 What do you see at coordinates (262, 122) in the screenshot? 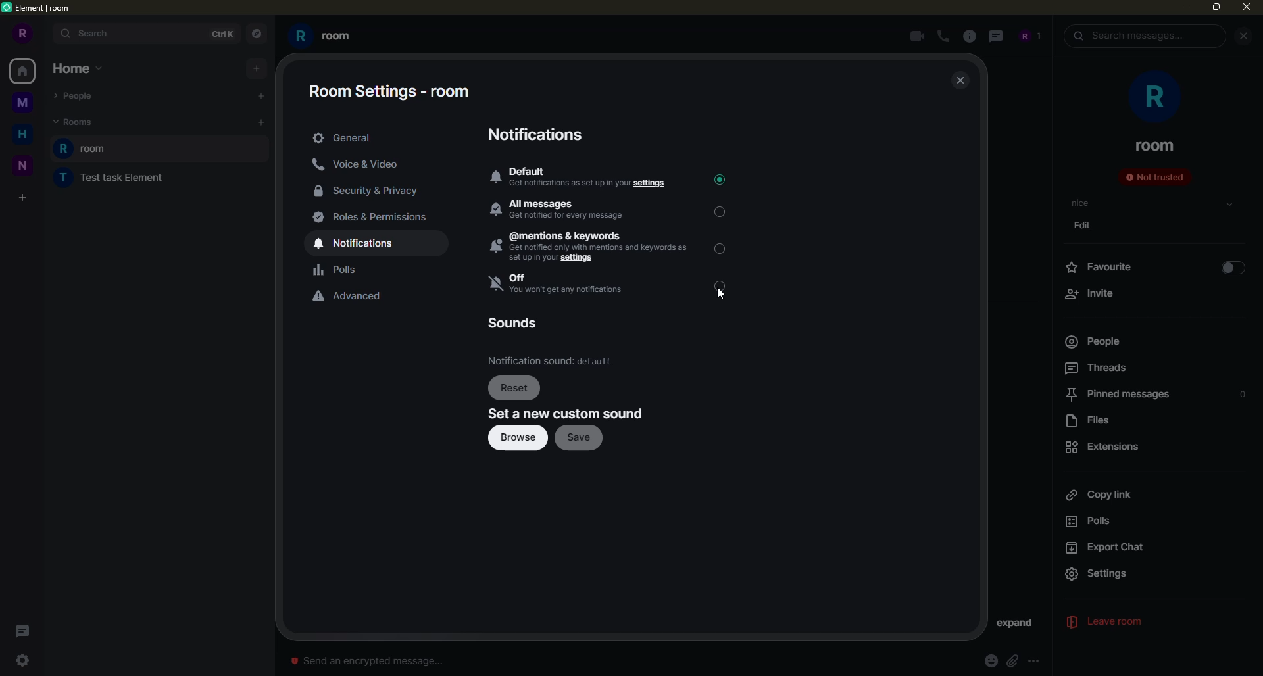
I see `add` at bounding box center [262, 122].